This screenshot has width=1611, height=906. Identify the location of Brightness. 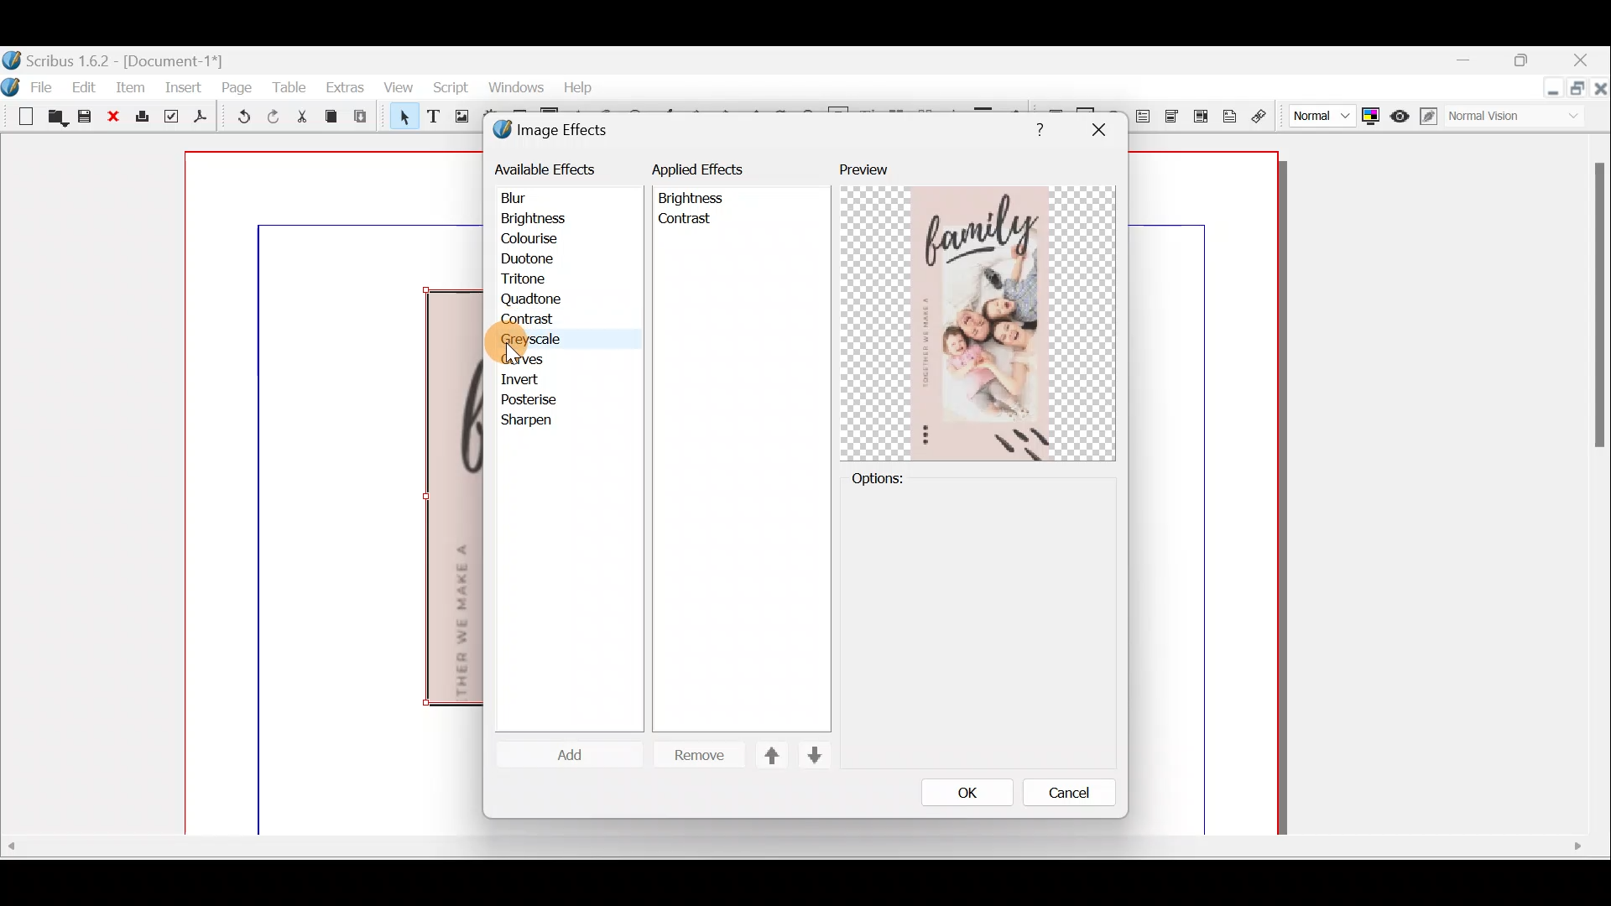
(693, 197).